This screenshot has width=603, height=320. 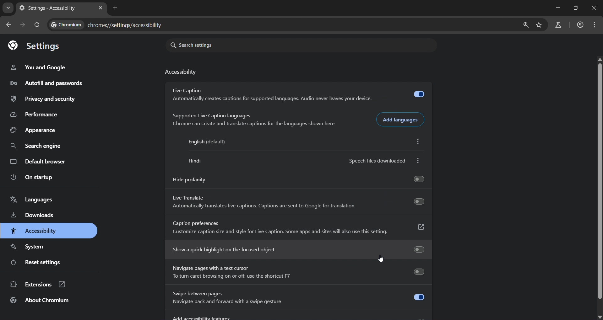 I want to click on search labs, so click(x=558, y=26).